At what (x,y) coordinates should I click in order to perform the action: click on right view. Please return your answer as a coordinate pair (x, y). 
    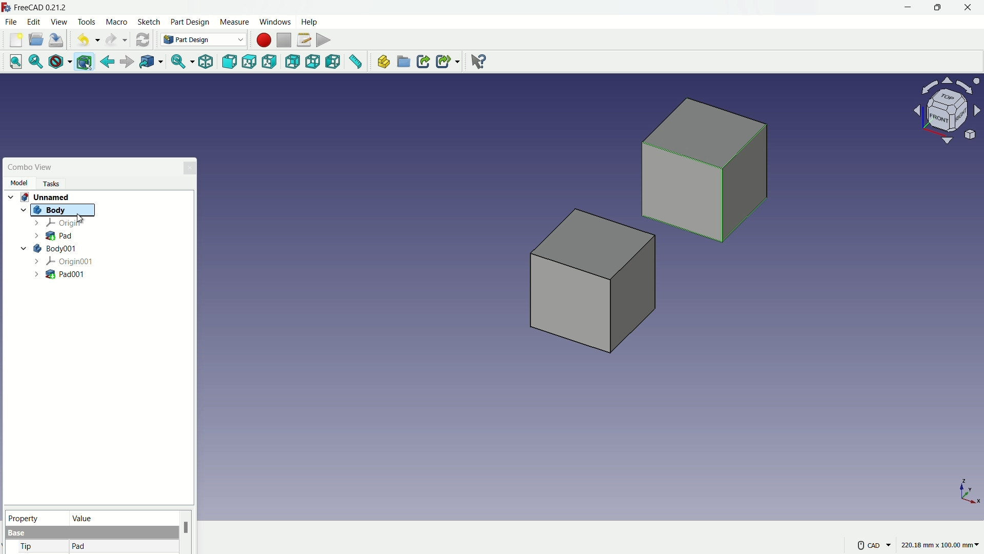
    Looking at the image, I should click on (271, 64).